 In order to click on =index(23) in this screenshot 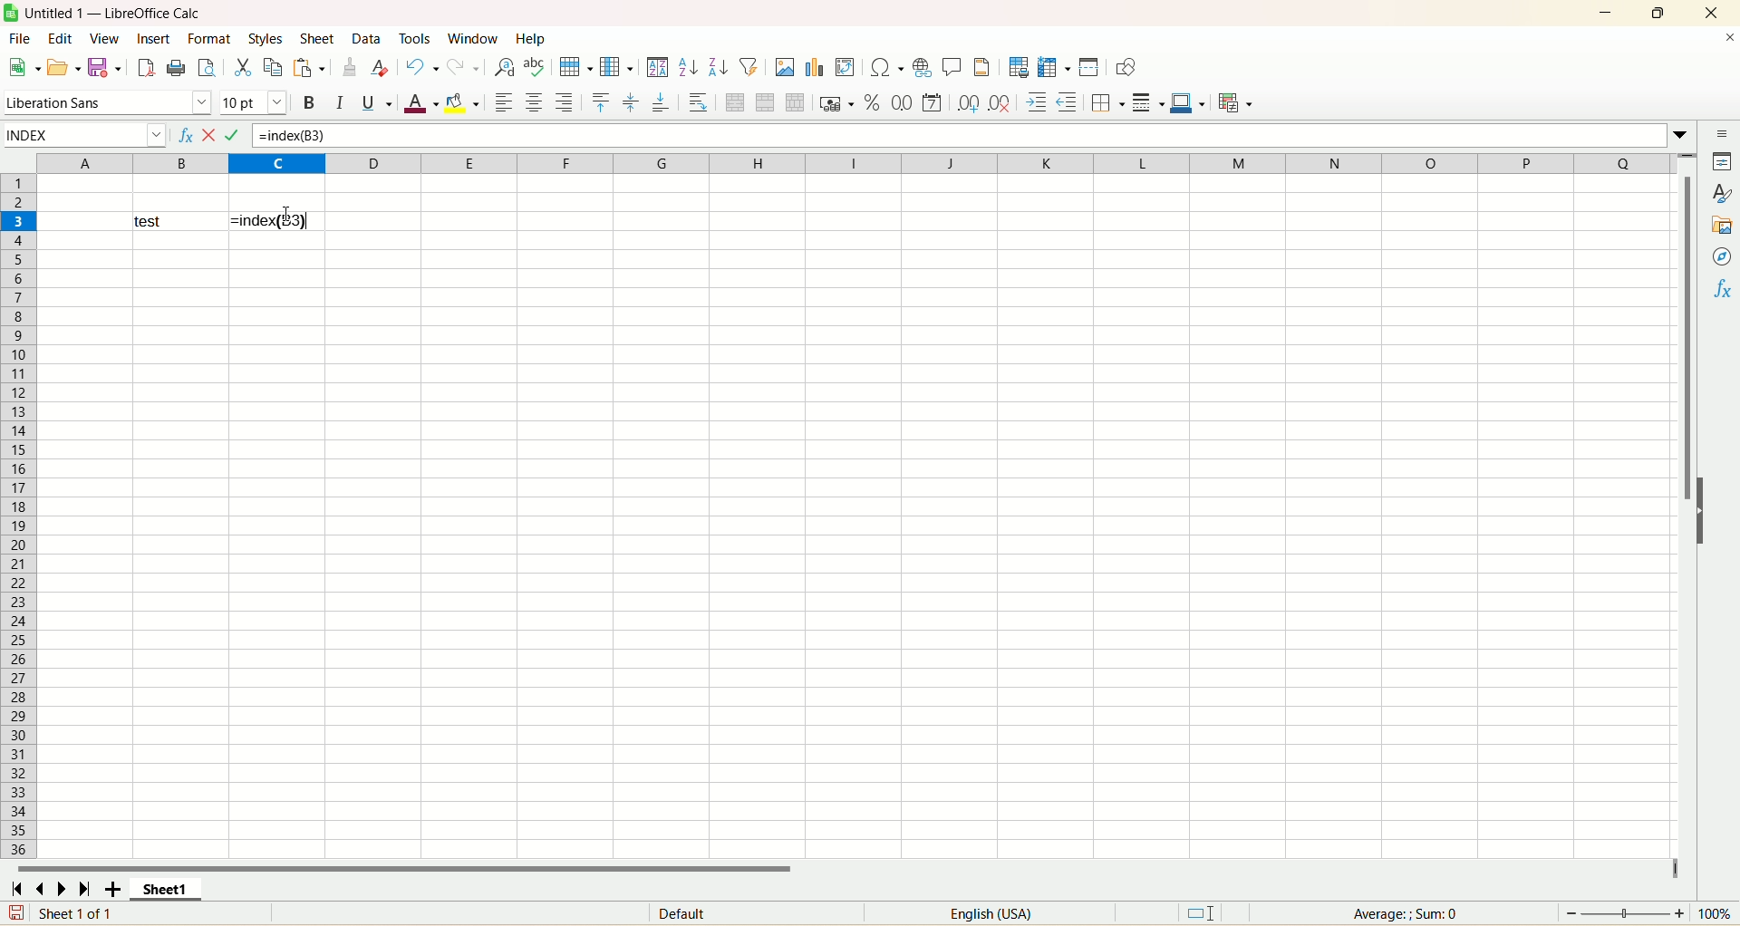, I will do `click(277, 221)`.